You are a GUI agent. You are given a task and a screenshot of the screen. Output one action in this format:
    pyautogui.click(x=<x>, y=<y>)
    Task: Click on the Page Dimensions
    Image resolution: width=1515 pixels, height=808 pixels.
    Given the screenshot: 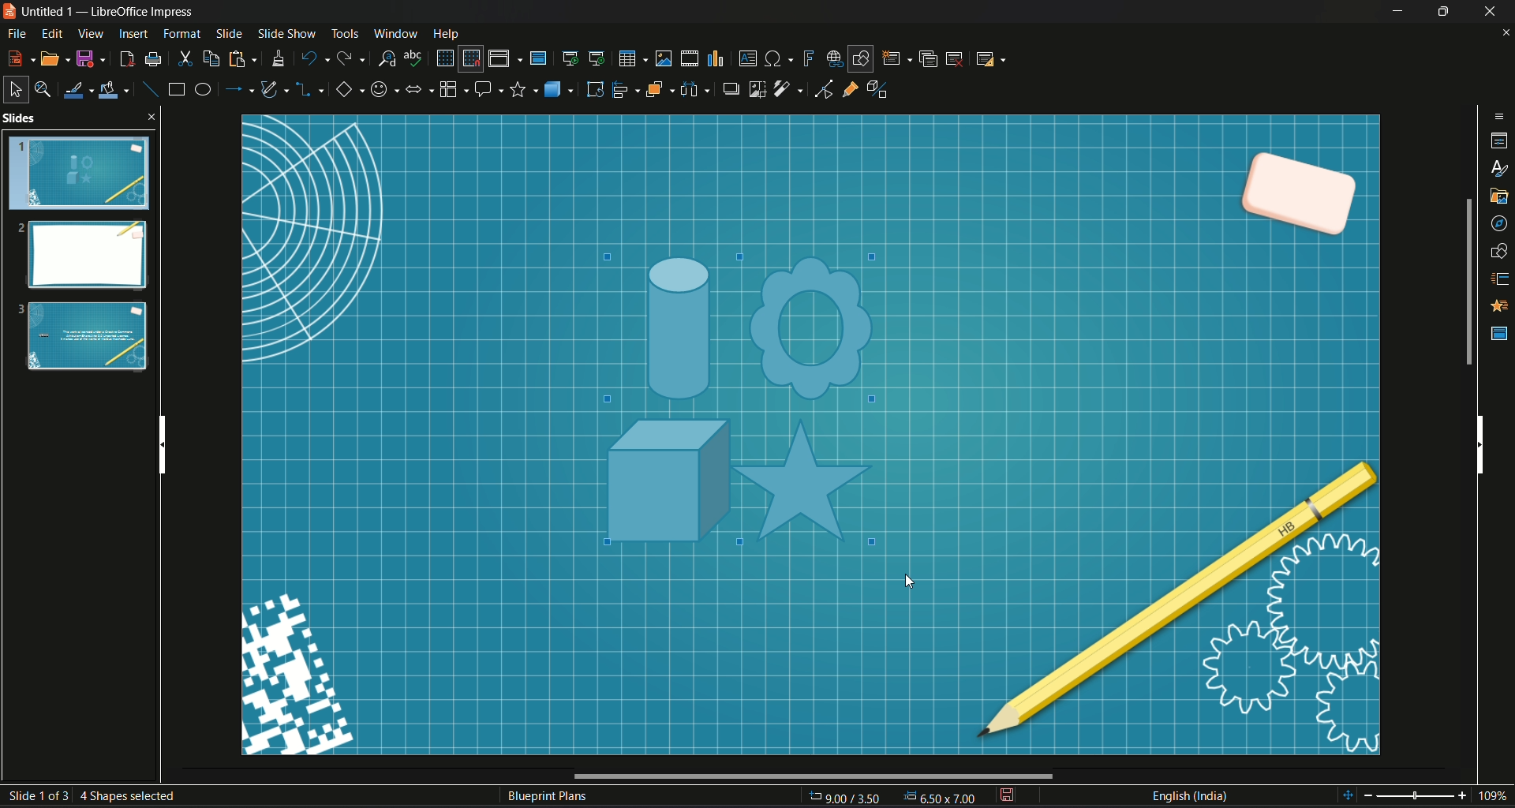 What is the action you would take?
    pyautogui.click(x=894, y=798)
    